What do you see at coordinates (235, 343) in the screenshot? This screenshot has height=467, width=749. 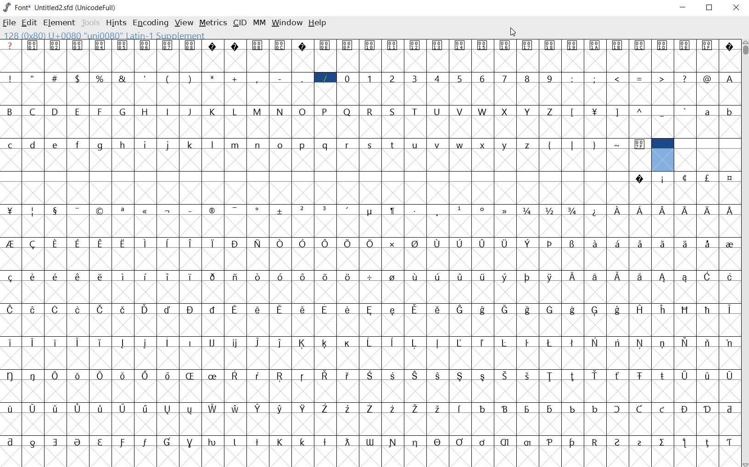 I see `Symbol` at bounding box center [235, 343].